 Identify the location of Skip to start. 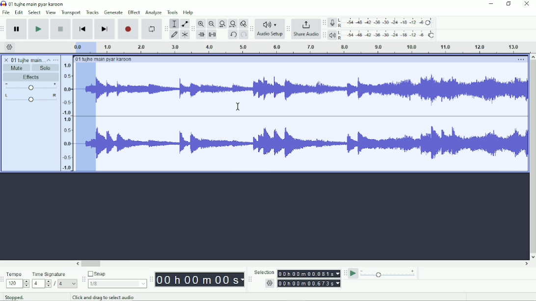
(82, 29).